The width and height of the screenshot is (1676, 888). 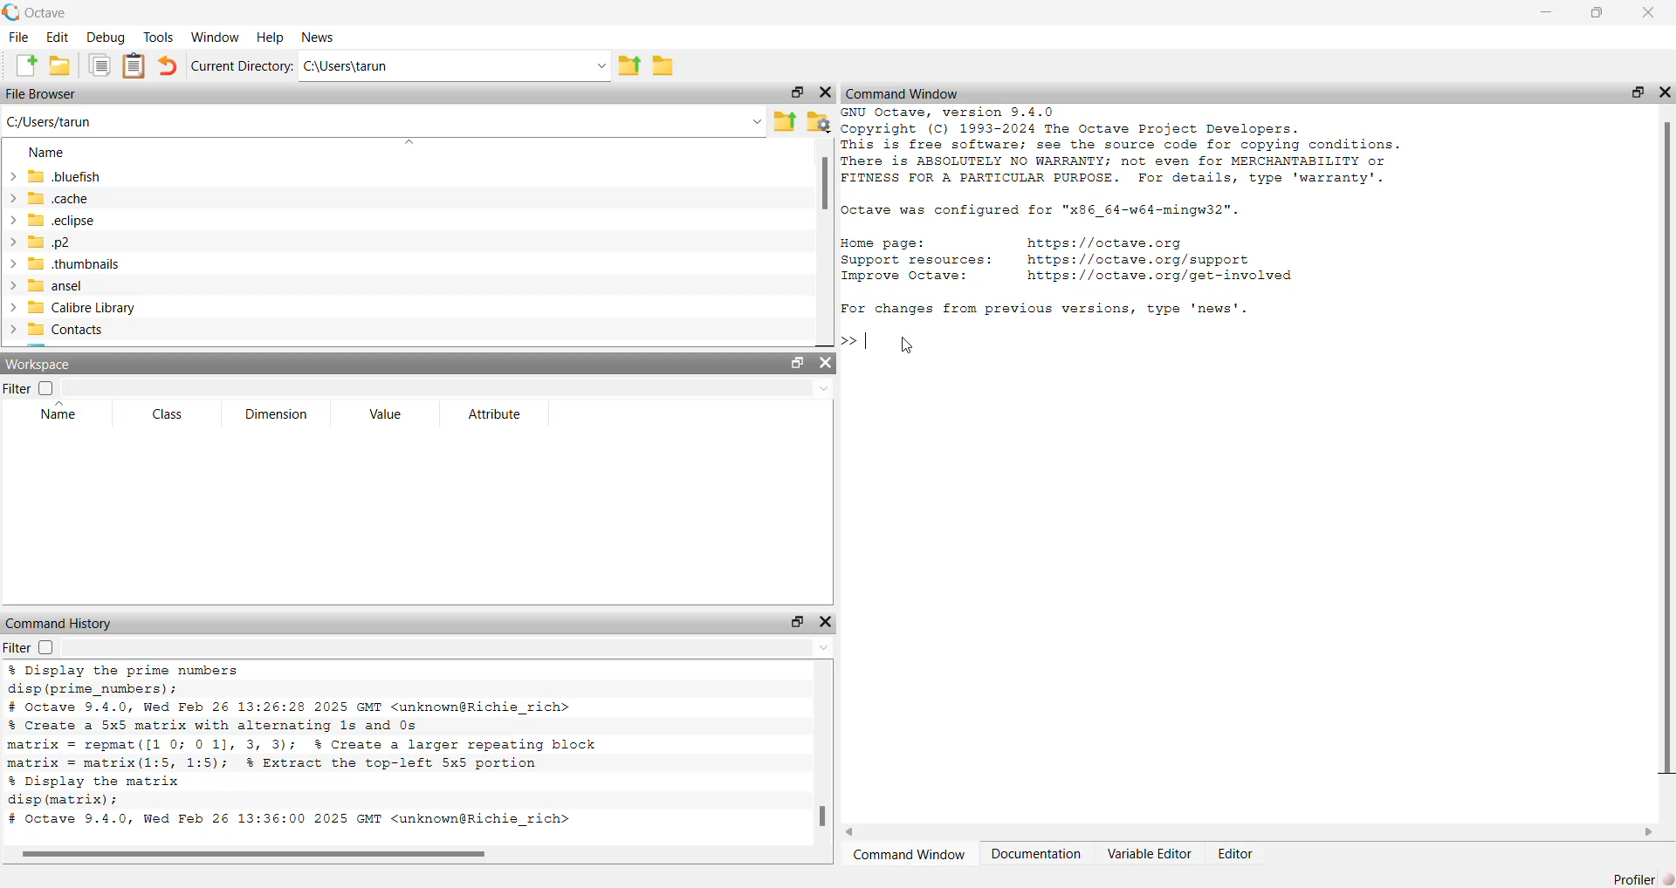 I want to click on For changes from previous versions, type 'news'., so click(x=1058, y=309).